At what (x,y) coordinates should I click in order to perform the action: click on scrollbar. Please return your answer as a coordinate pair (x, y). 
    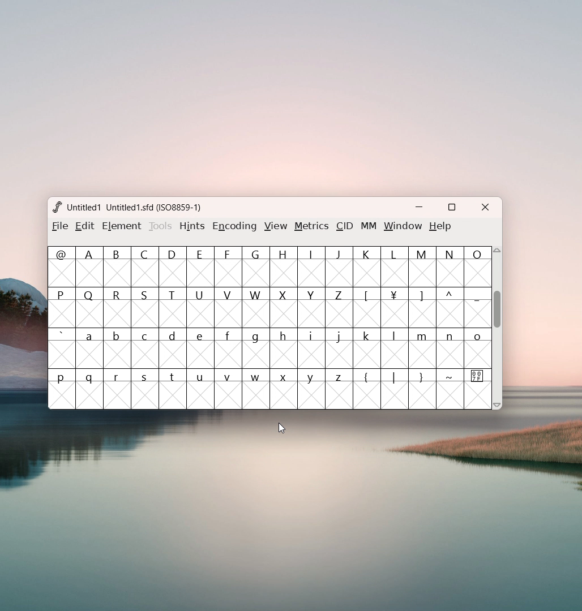
    Looking at the image, I should click on (497, 309).